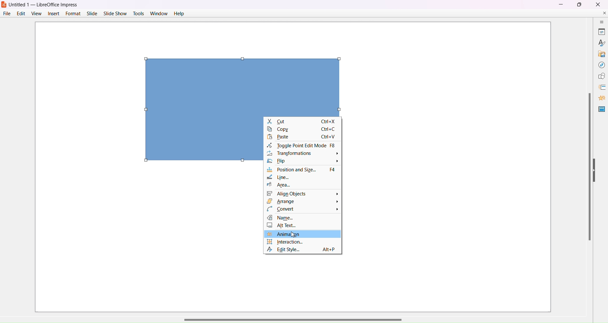 The height and width of the screenshot is (323, 608). Describe the element at coordinates (596, 170) in the screenshot. I see `Hide` at that location.